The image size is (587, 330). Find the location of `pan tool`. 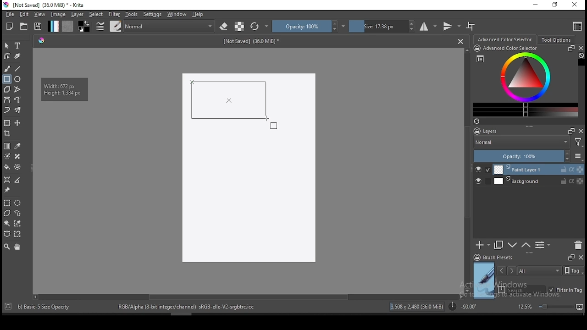

pan tool is located at coordinates (17, 247).